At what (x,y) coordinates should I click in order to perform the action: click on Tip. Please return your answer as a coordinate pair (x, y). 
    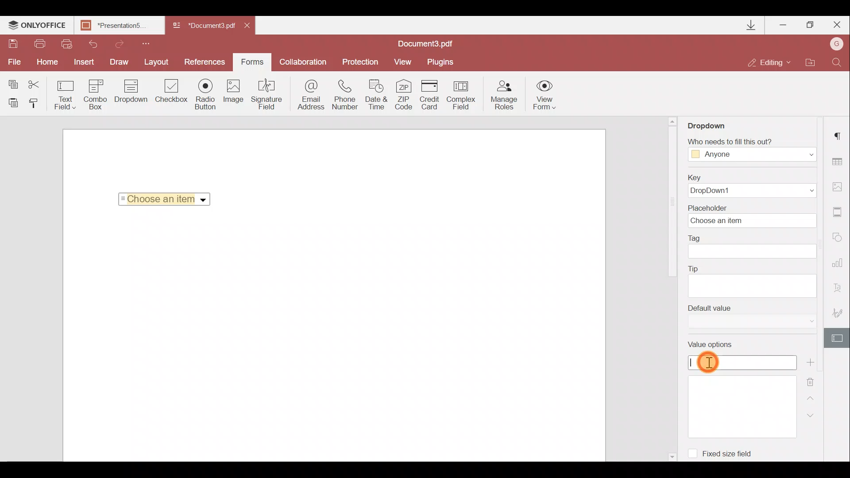
    Looking at the image, I should click on (752, 280).